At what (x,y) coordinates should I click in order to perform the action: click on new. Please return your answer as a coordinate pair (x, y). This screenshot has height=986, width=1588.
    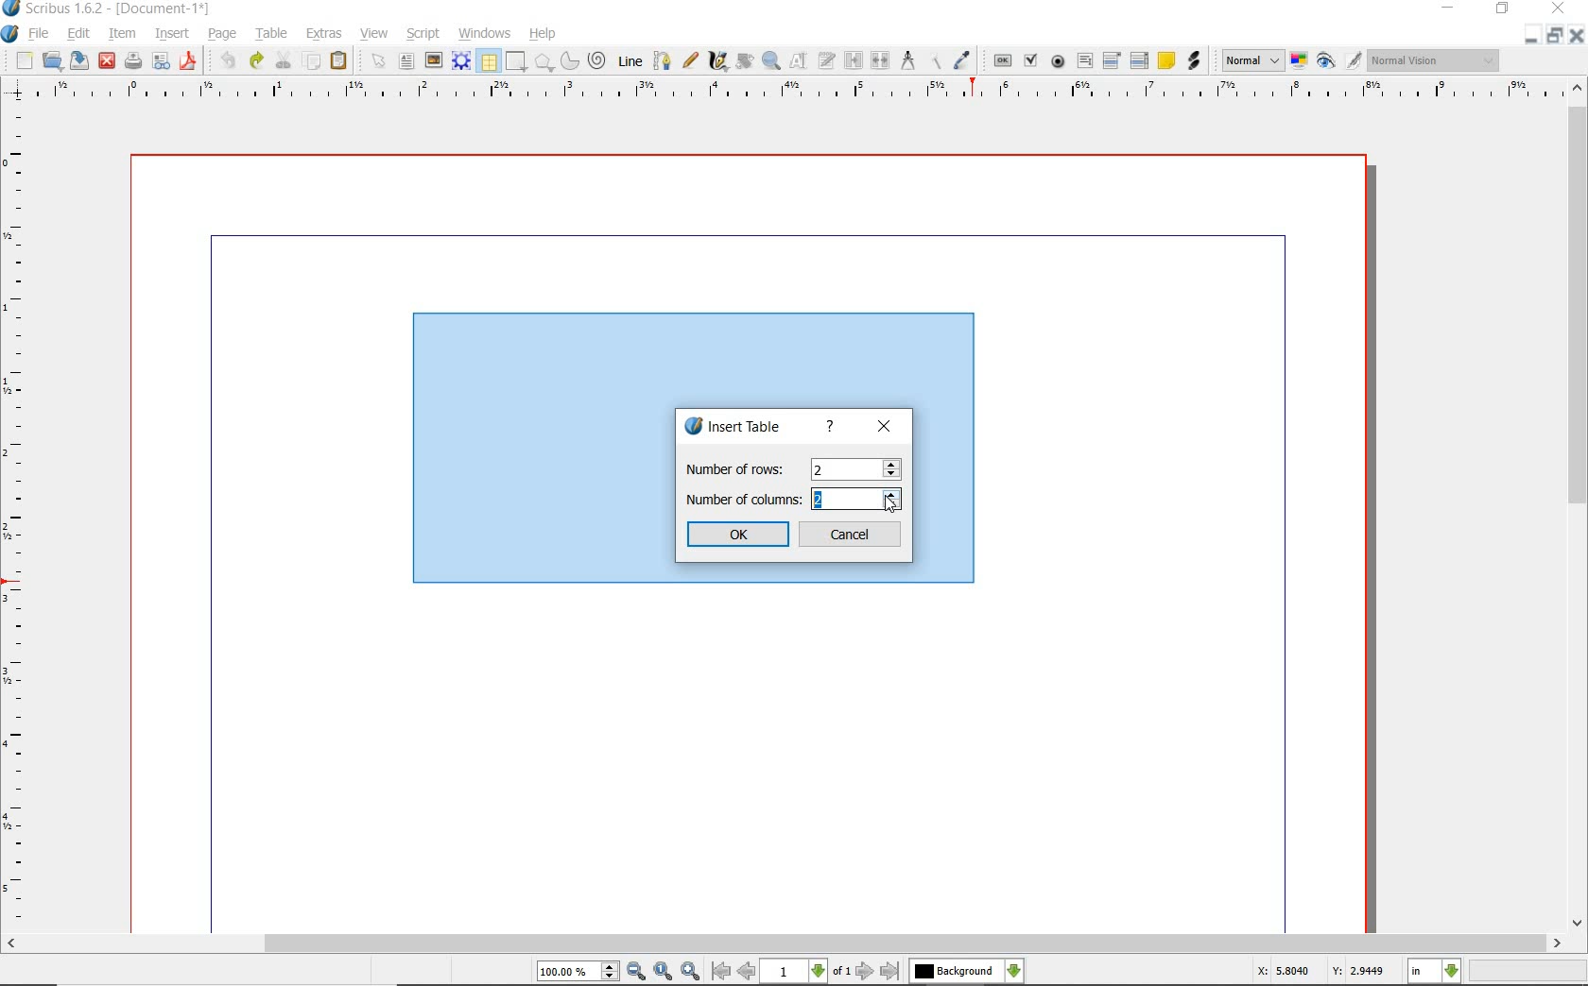
    Looking at the image, I should click on (25, 62).